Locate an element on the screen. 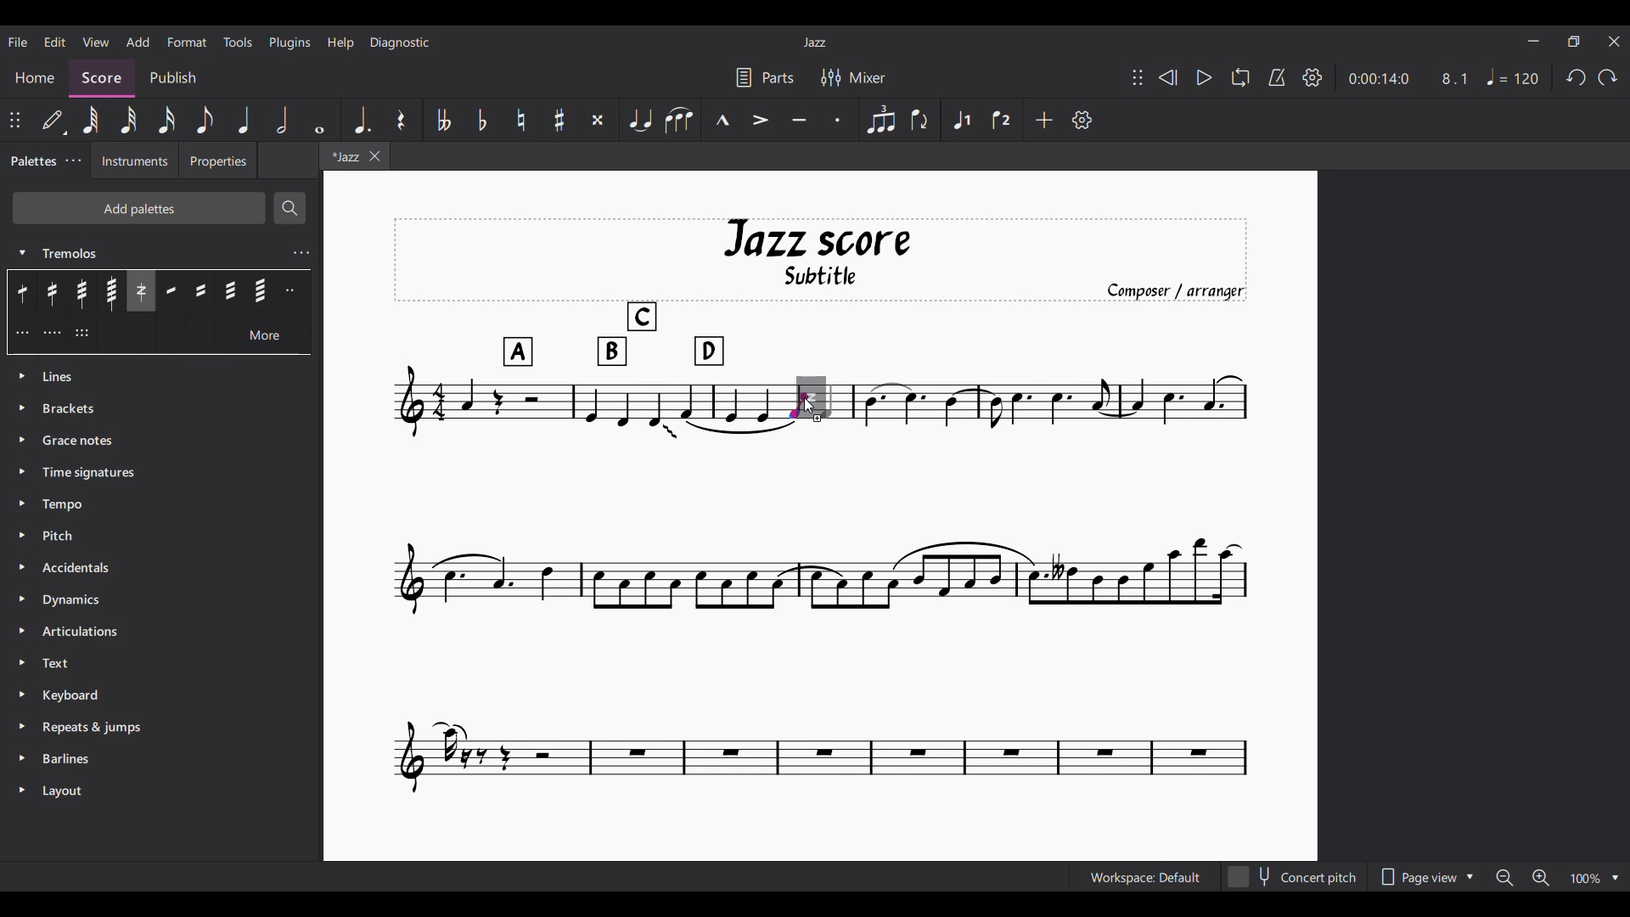 Image resolution: width=1630 pixels, height=917 pixels. Keyboard  is located at coordinates (159, 695).